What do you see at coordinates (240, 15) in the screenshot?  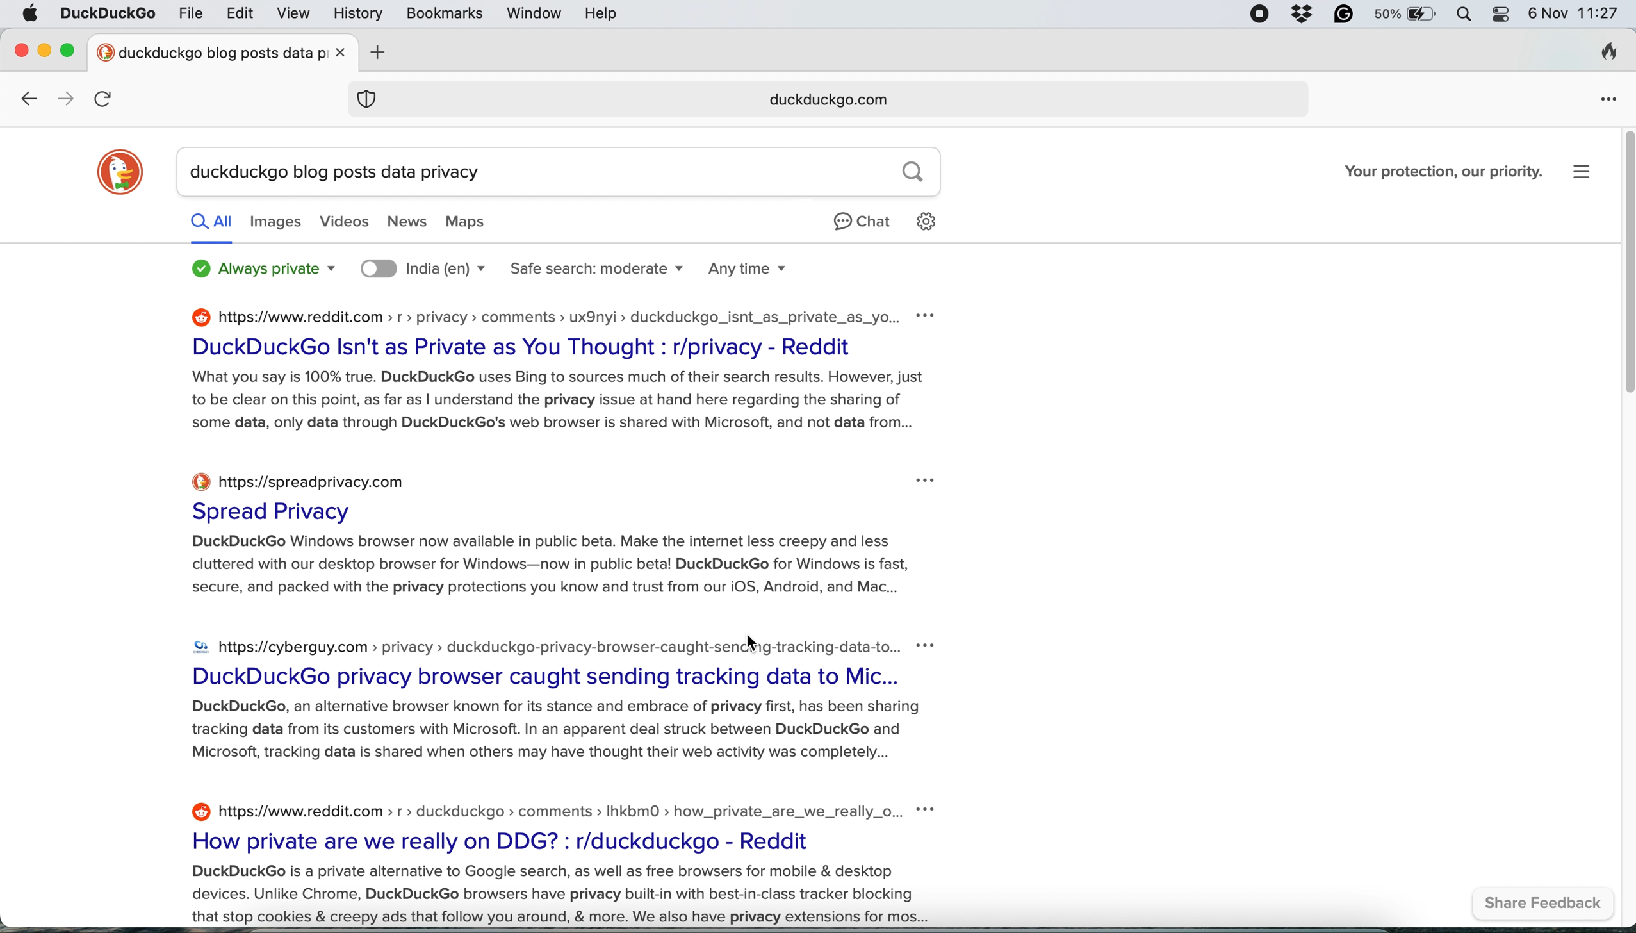 I see `edit` at bounding box center [240, 15].